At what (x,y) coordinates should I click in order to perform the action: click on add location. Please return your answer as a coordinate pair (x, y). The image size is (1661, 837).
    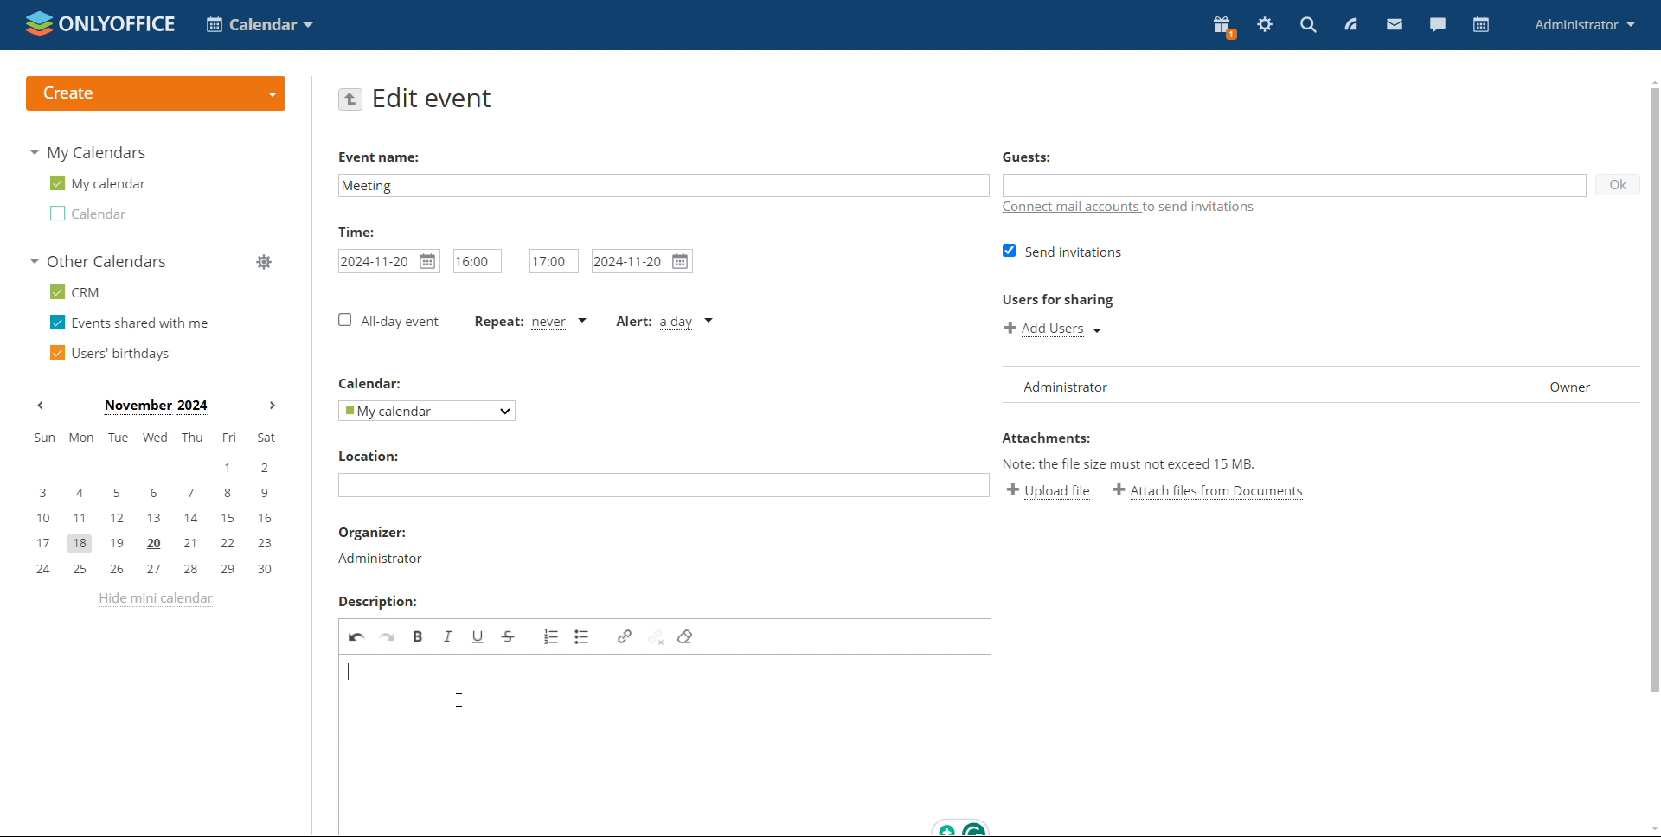
    Looking at the image, I should click on (663, 484).